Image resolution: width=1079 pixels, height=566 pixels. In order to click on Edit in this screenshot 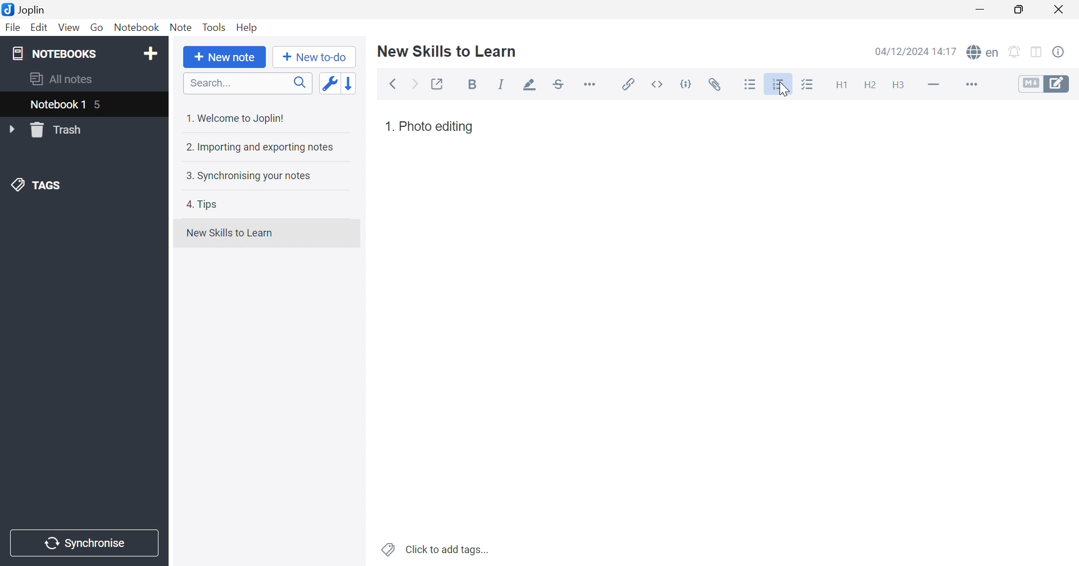, I will do `click(38, 28)`.